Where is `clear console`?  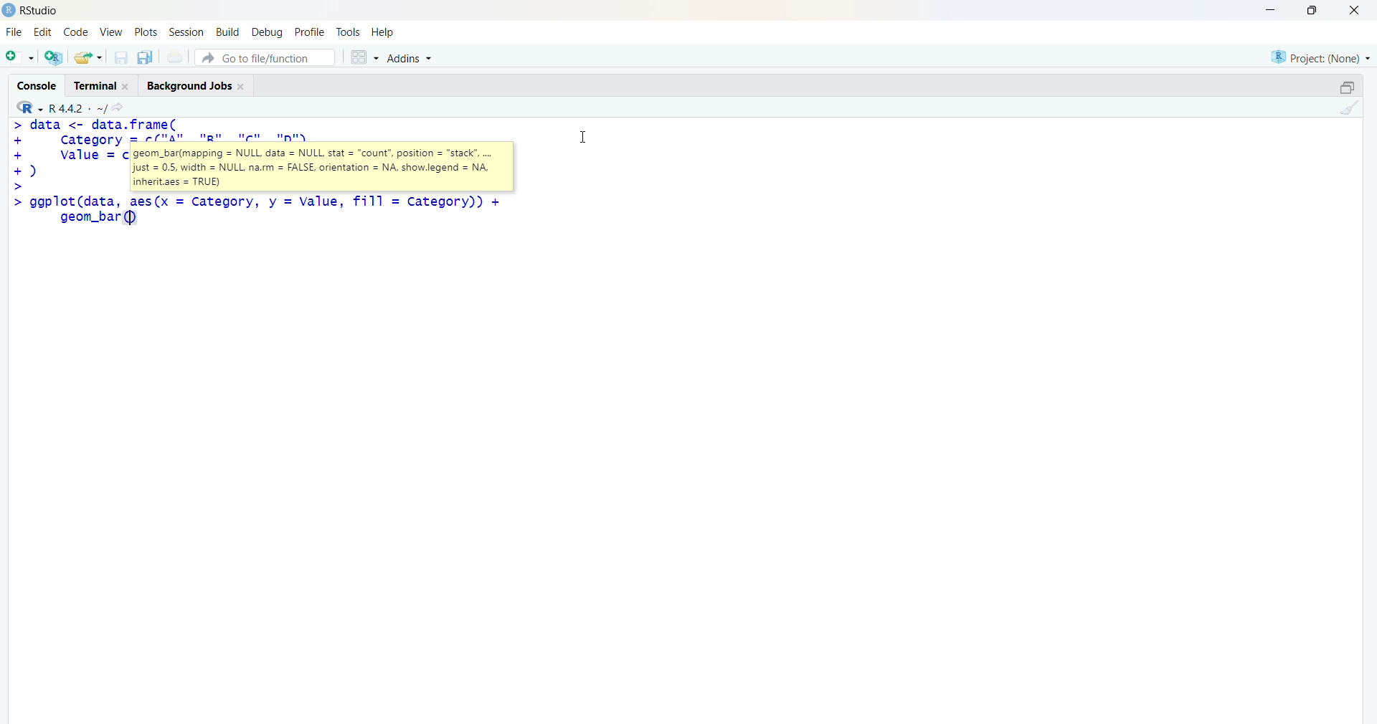
clear console is located at coordinates (1347, 108).